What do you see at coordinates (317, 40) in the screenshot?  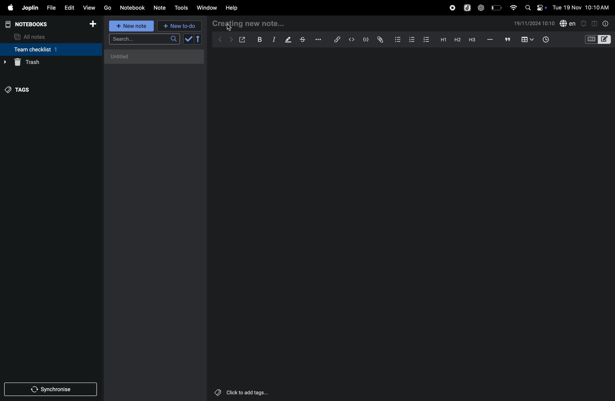 I see `options` at bounding box center [317, 40].